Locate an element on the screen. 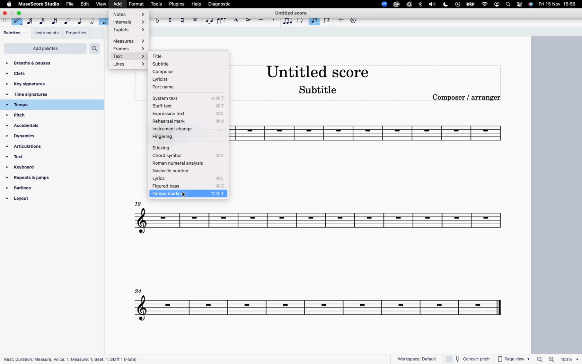  toggle flat is located at coordinates (158, 20).